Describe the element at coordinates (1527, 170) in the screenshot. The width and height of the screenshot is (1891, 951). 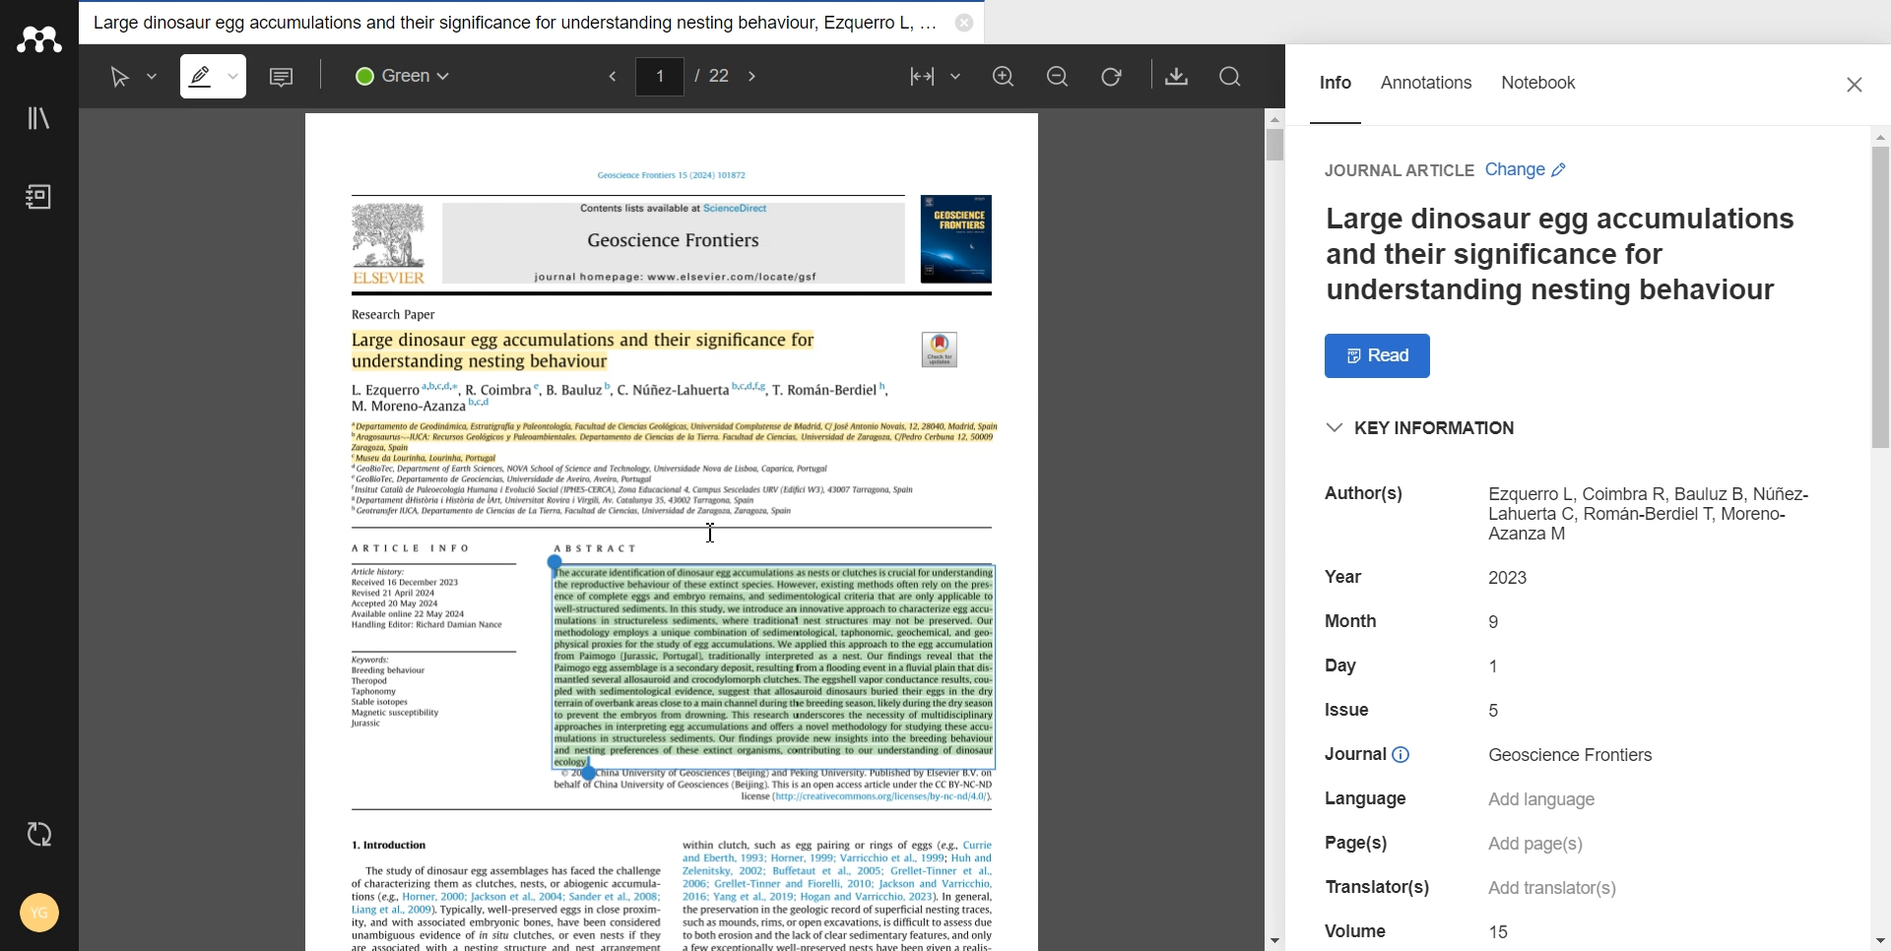
I see `change` at that location.